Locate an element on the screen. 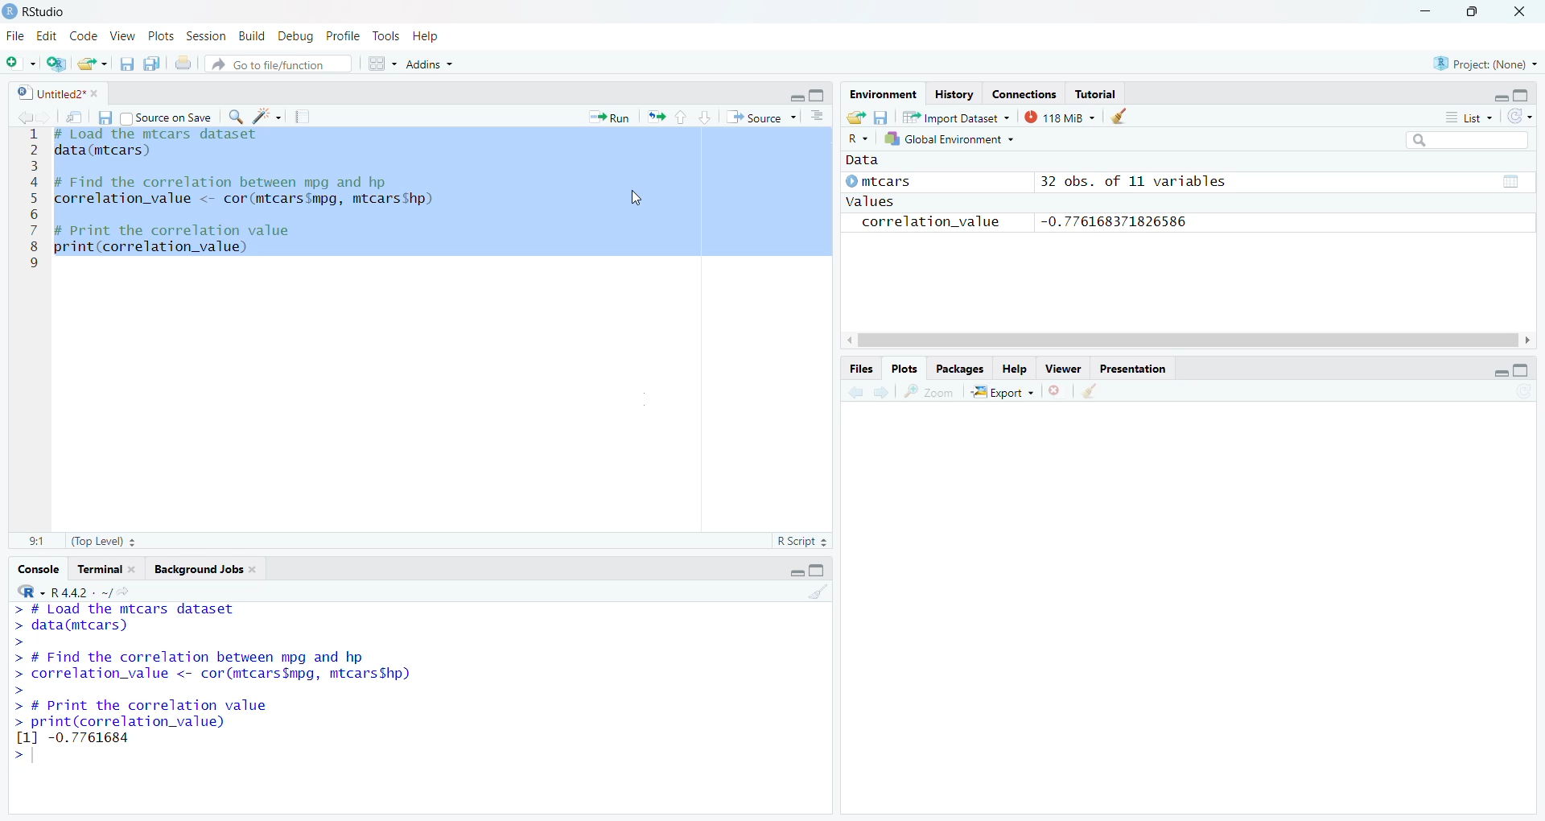  Go to previous section/chunk (Ctrl + PgUp) is located at coordinates (683, 114).